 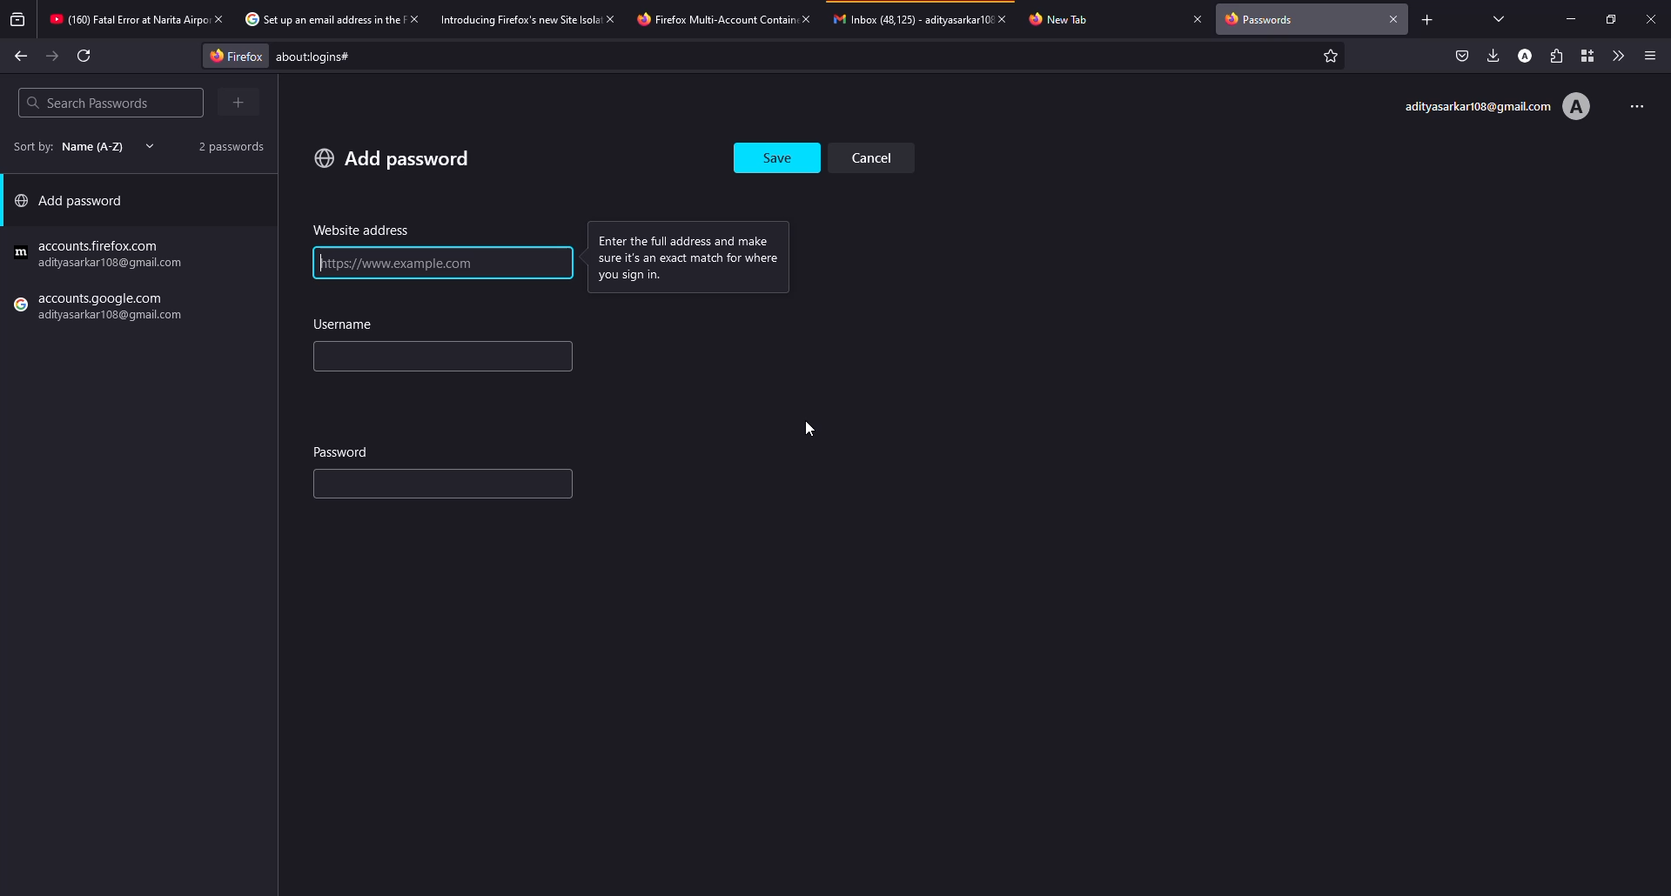 I want to click on close, so click(x=413, y=18).